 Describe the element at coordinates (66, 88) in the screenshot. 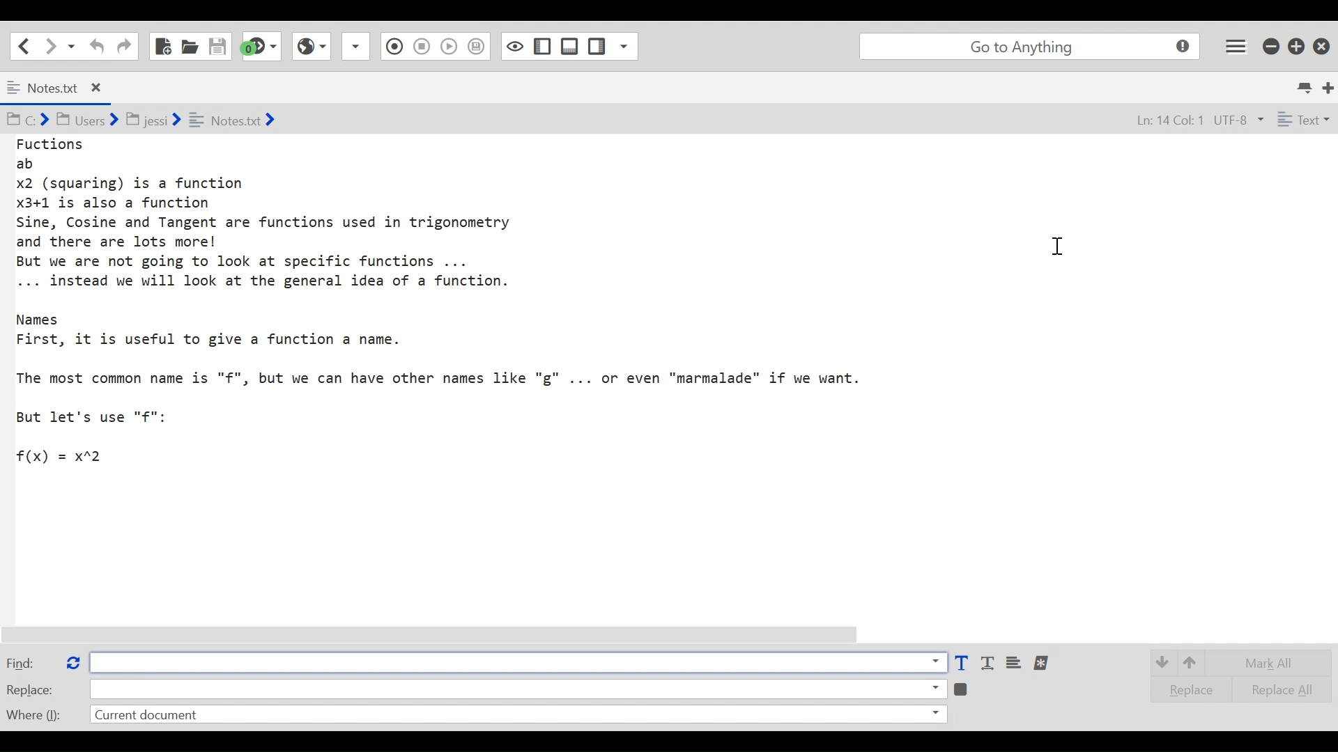

I see `Notes.txt` at that location.